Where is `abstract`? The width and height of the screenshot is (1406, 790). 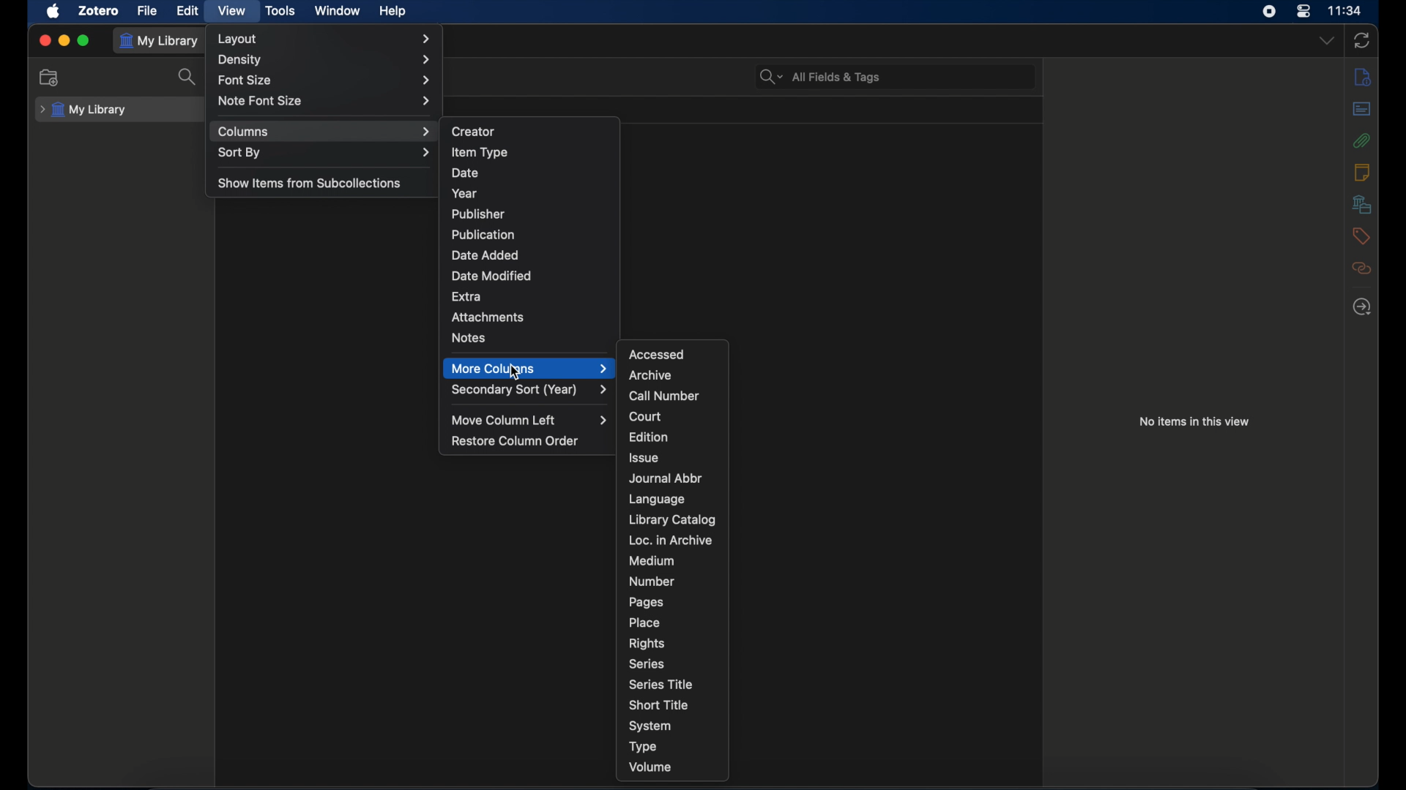 abstract is located at coordinates (1362, 109).